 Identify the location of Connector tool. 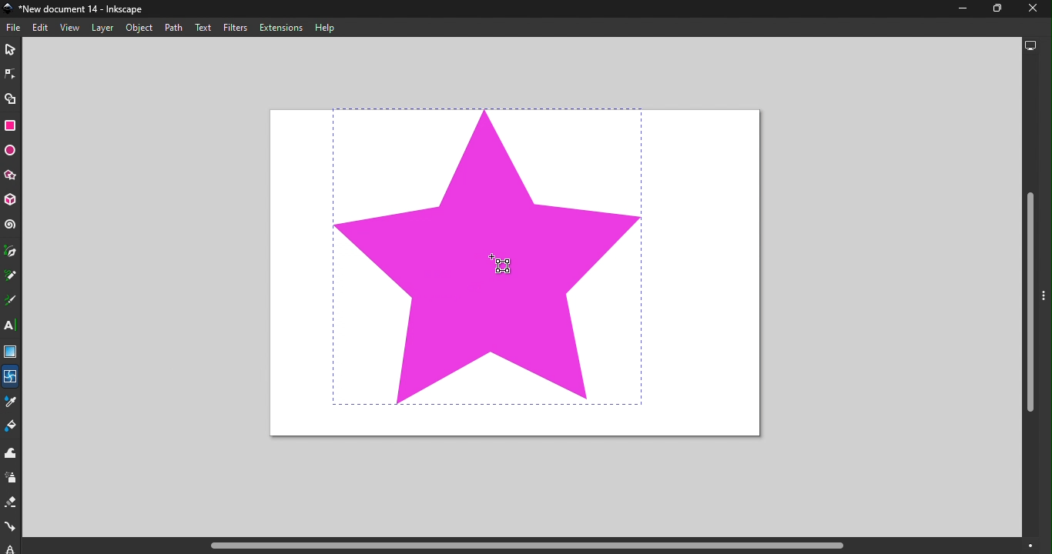
(12, 529).